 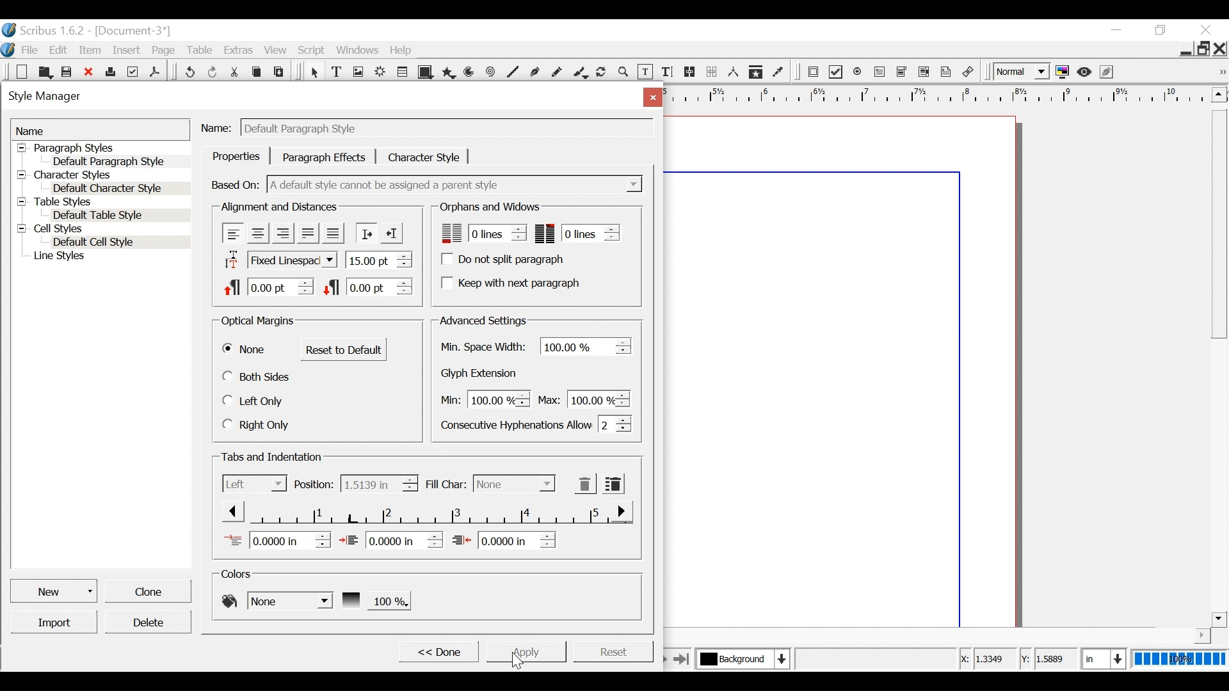 What do you see at coordinates (236, 156) in the screenshot?
I see `Properties` at bounding box center [236, 156].